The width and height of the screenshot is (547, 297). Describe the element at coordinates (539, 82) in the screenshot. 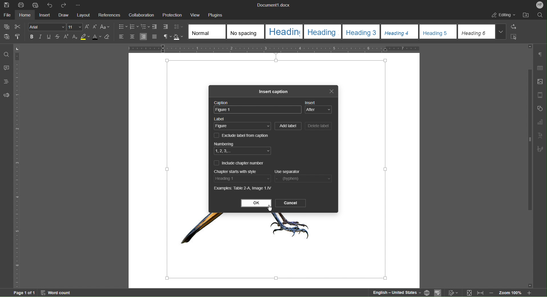

I see `Insert Image` at that location.